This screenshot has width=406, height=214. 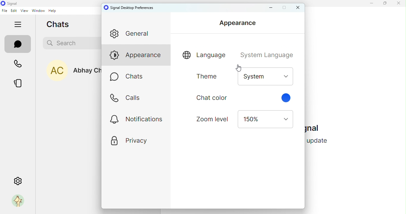 What do you see at coordinates (298, 8) in the screenshot?
I see `close` at bounding box center [298, 8].